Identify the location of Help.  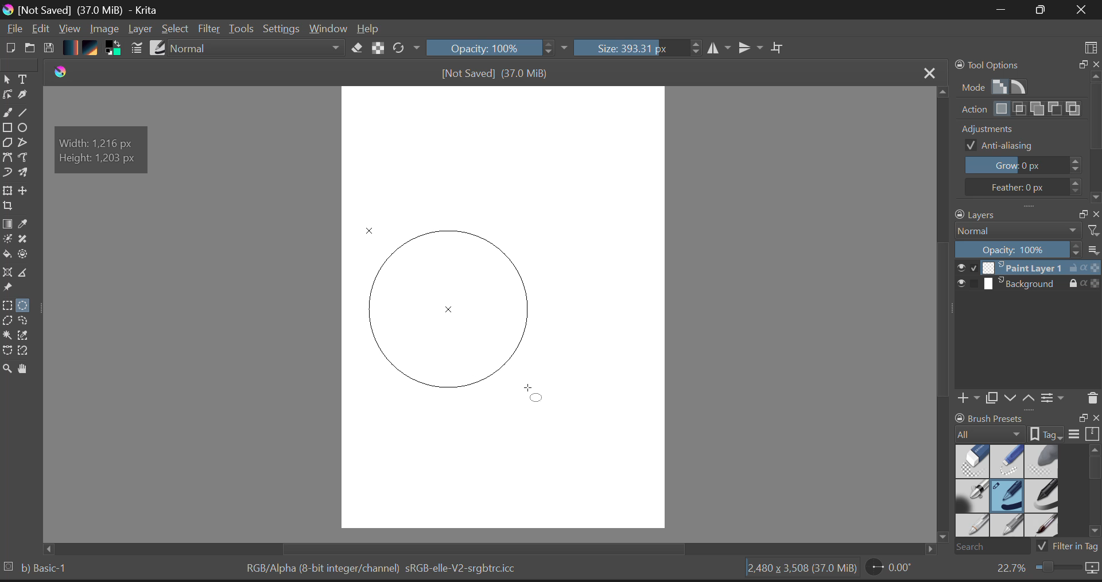
(368, 28).